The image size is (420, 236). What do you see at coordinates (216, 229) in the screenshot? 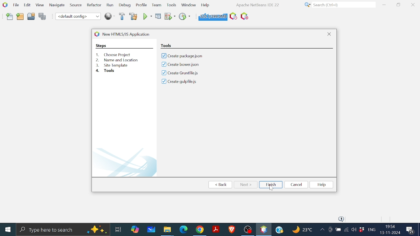
I see `Adobe reader` at bounding box center [216, 229].